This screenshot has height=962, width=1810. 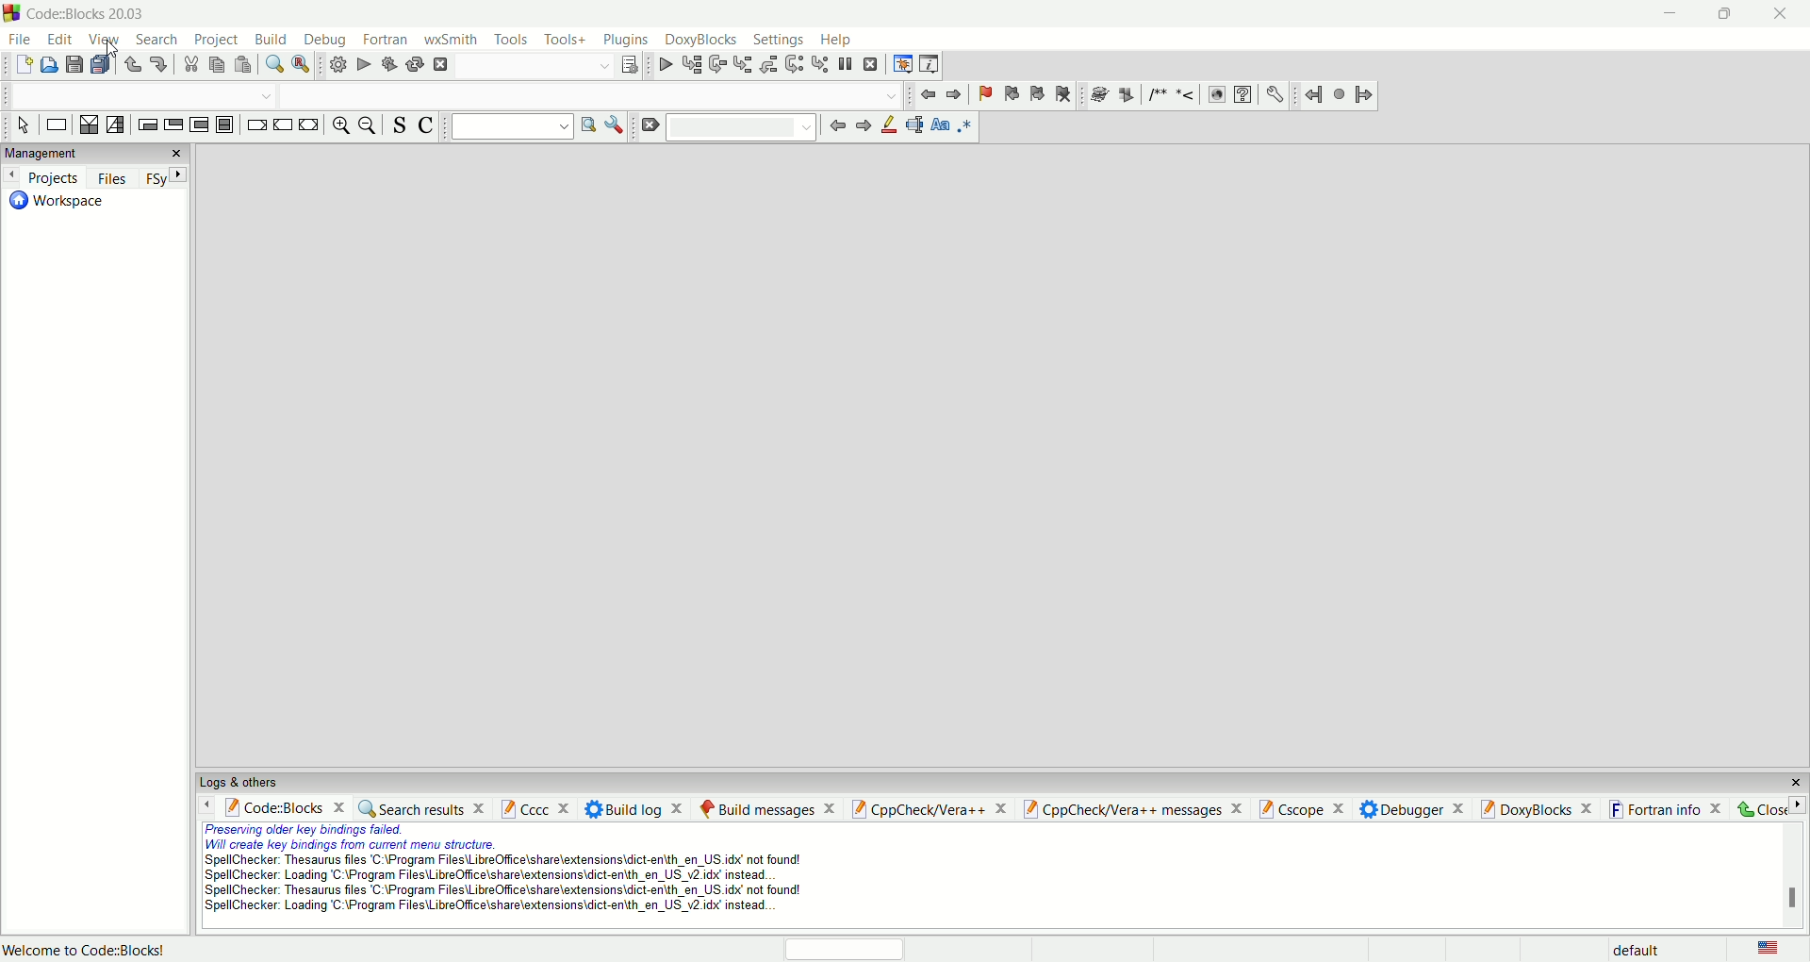 What do you see at coordinates (153, 39) in the screenshot?
I see `search` at bounding box center [153, 39].